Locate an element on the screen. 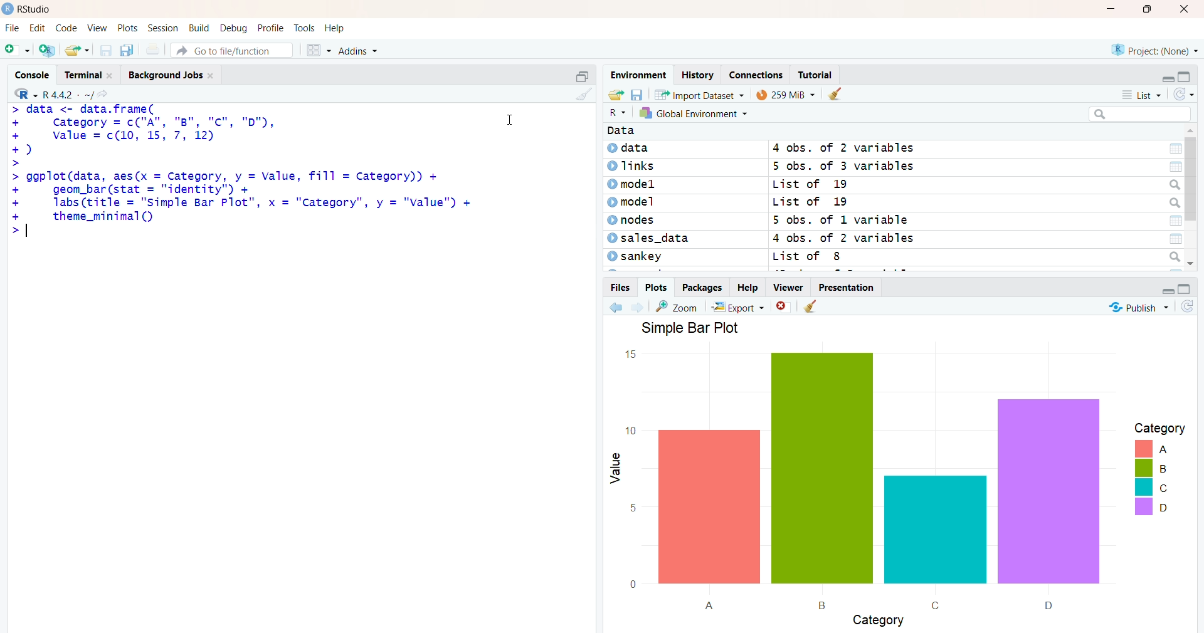 The height and width of the screenshot is (633, 1204). tools is located at coordinates (305, 28).